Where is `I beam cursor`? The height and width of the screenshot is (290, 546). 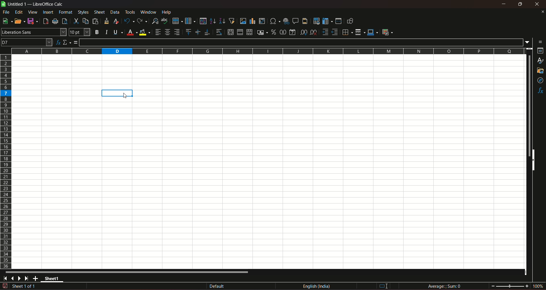
I beam cursor is located at coordinates (384, 286).